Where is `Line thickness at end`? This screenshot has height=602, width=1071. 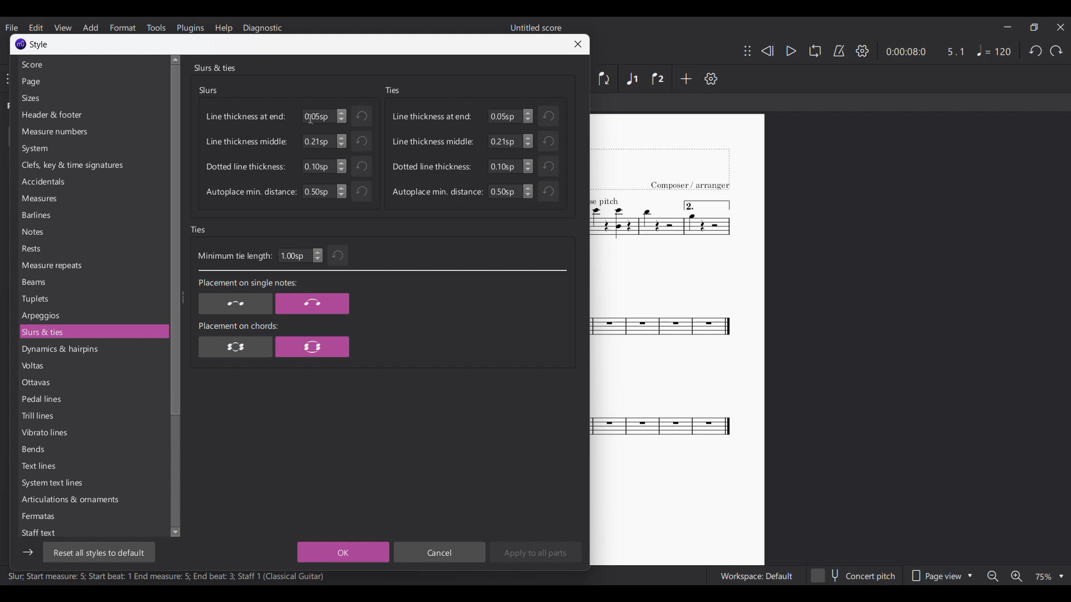 Line thickness at end is located at coordinates (246, 116).